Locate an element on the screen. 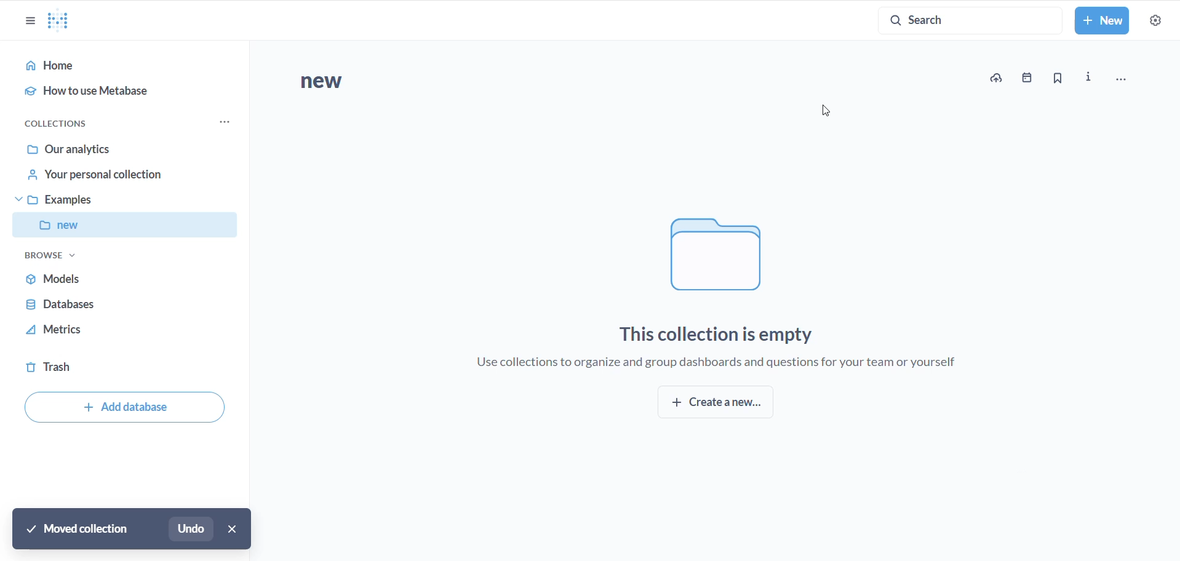 The image size is (1180, 561). UNDO is located at coordinates (194, 529).